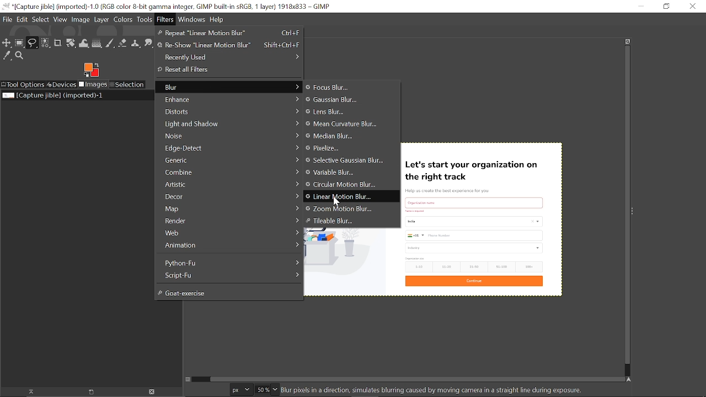 The height and width of the screenshot is (397, 706). I want to click on Focus blur, so click(339, 87).